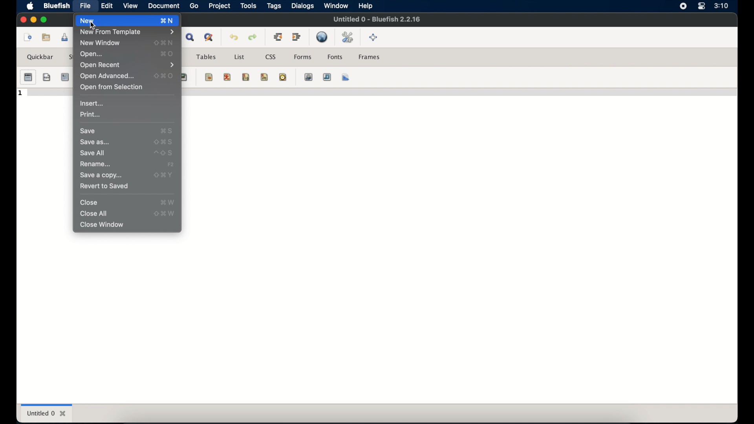  What do you see at coordinates (194, 6) in the screenshot?
I see `go` at bounding box center [194, 6].